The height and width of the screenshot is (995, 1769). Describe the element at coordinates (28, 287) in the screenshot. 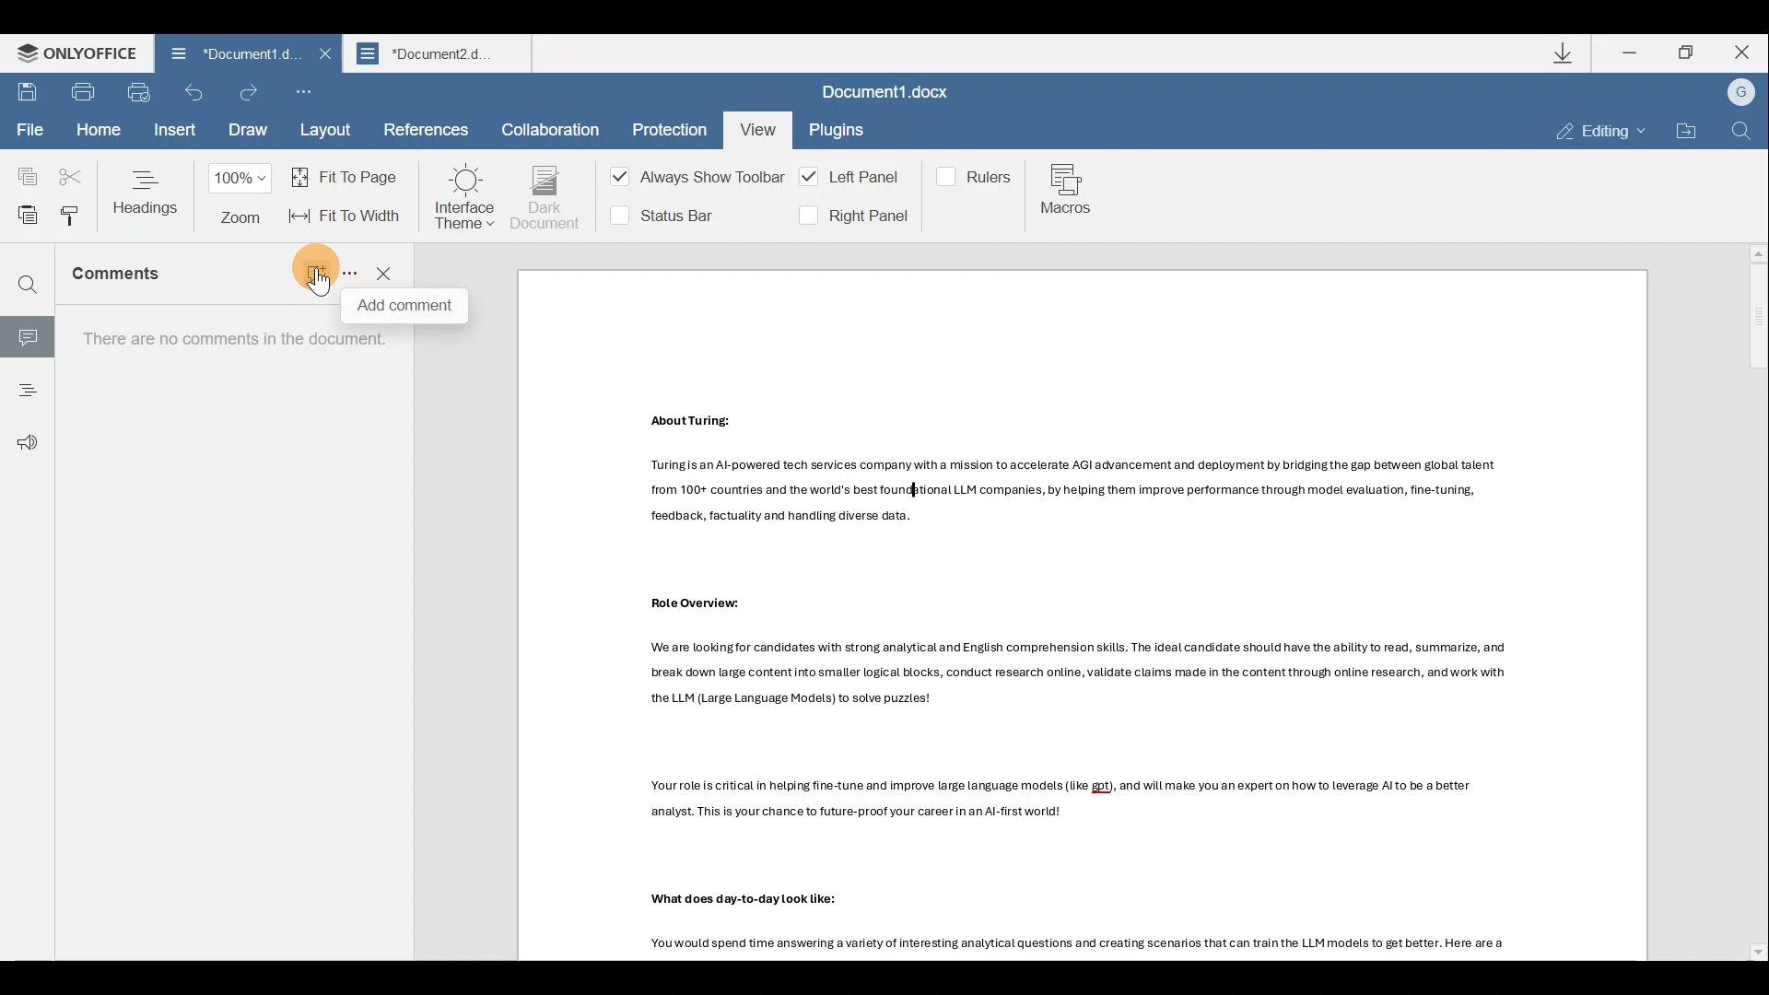

I see `Find` at that location.